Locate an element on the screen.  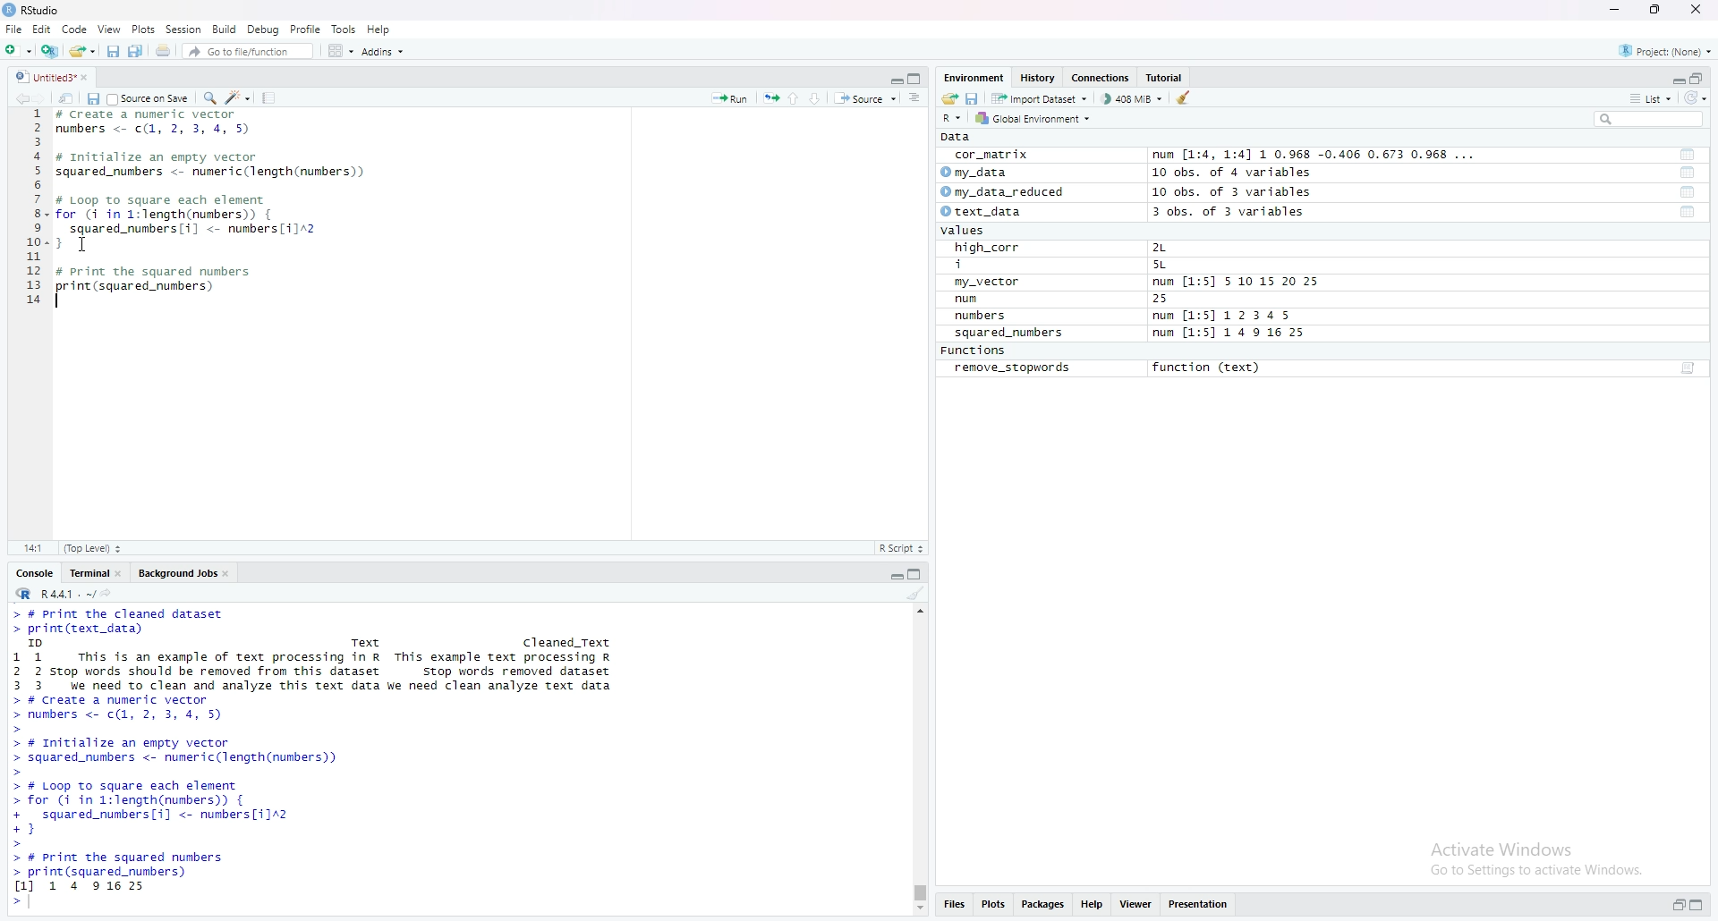
Run is located at coordinates (730, 97).